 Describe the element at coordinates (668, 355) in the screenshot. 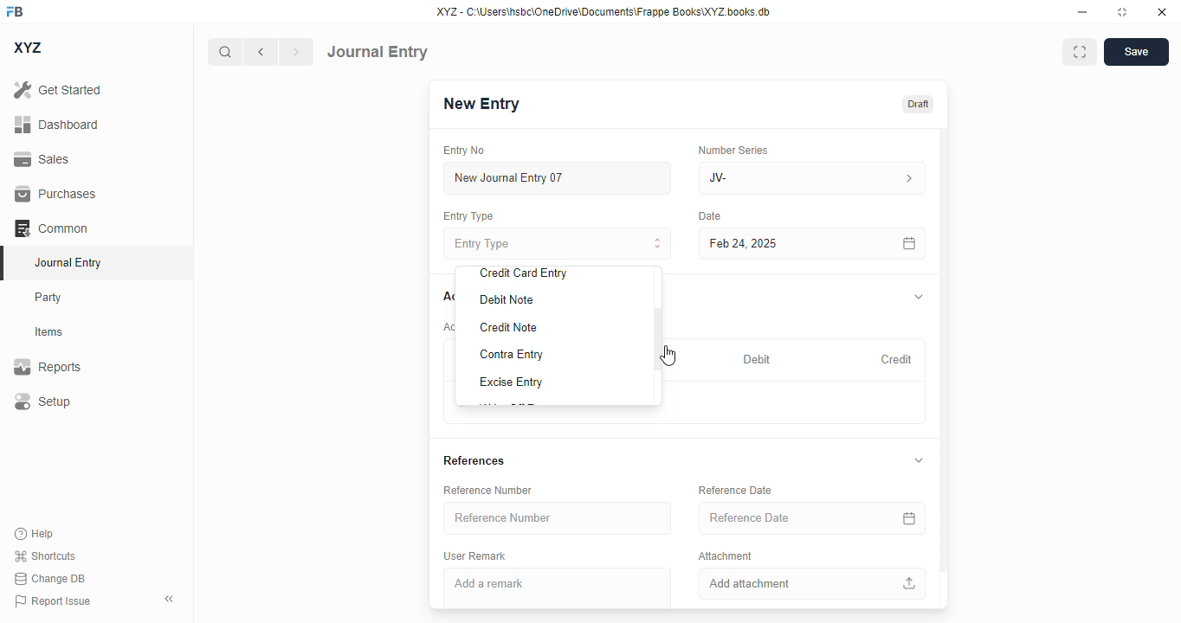

I see `cursor - mouse up` at that location.